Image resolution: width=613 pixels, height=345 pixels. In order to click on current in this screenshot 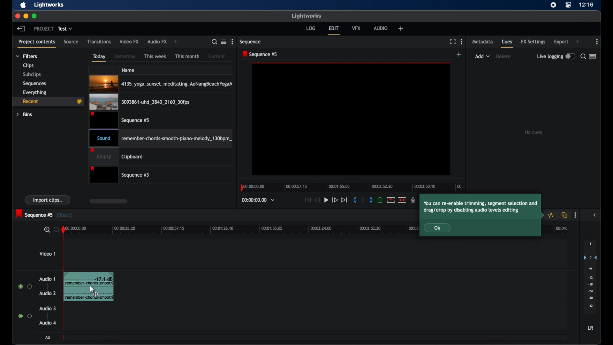, I will do `click(217, 56)`.